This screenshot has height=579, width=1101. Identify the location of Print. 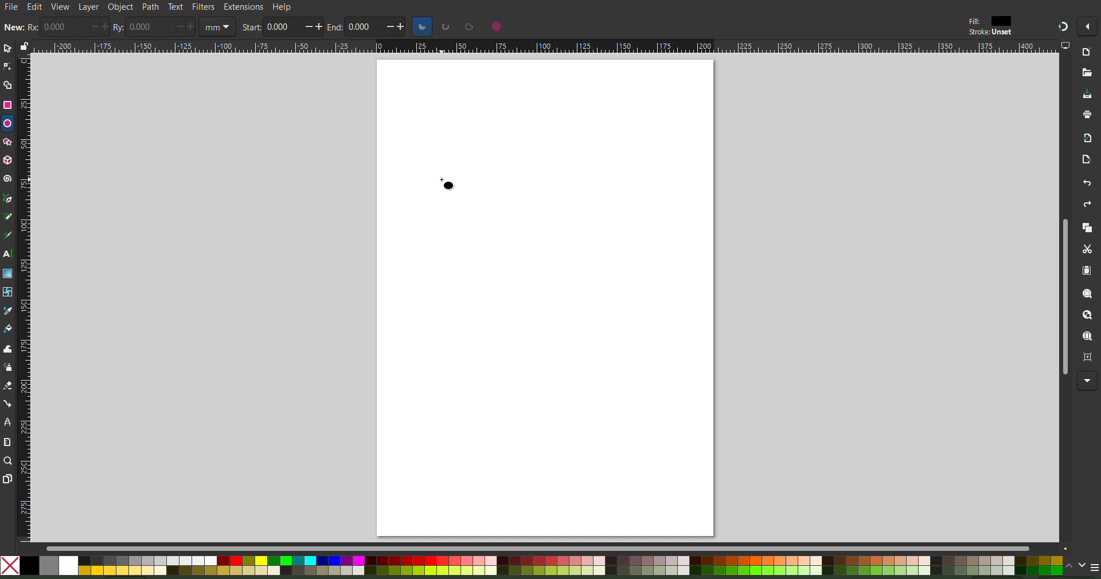
(1086, 116).